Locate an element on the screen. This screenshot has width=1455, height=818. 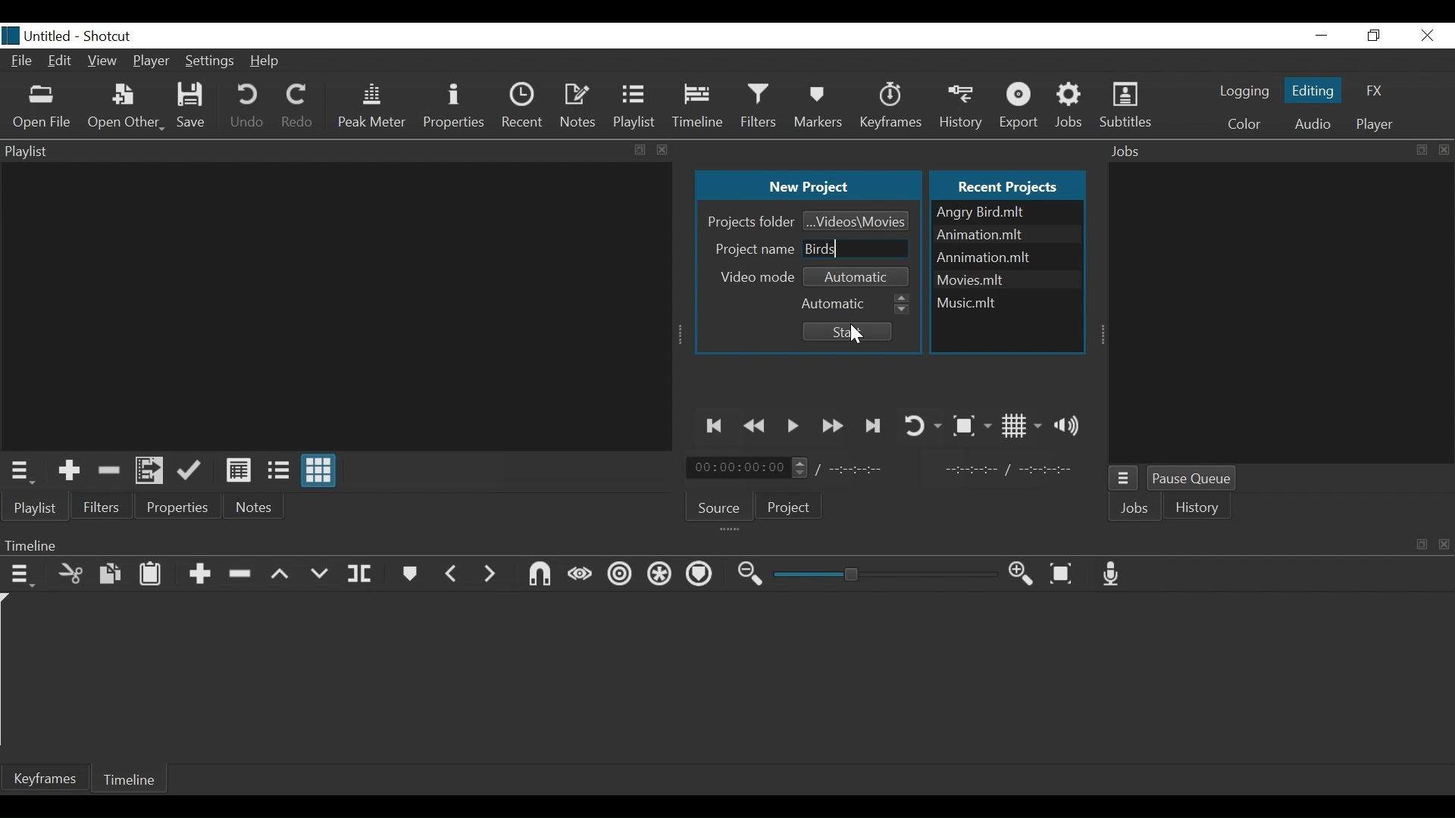
Editing is located at coordinates (1311, 89).